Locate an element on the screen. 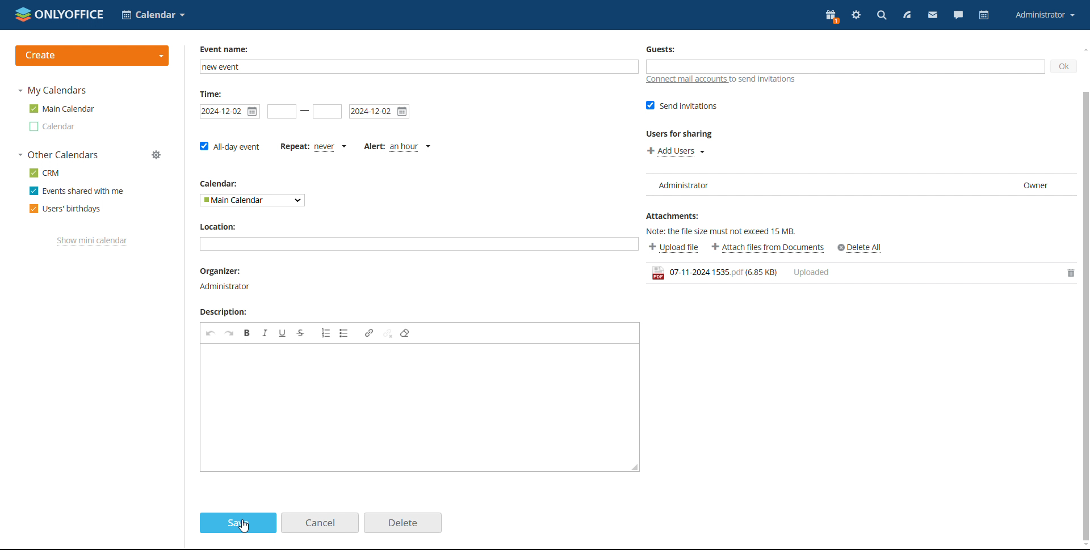 This screenshot has height=550, width=1090. add event name is located at coordinates (421, 66).